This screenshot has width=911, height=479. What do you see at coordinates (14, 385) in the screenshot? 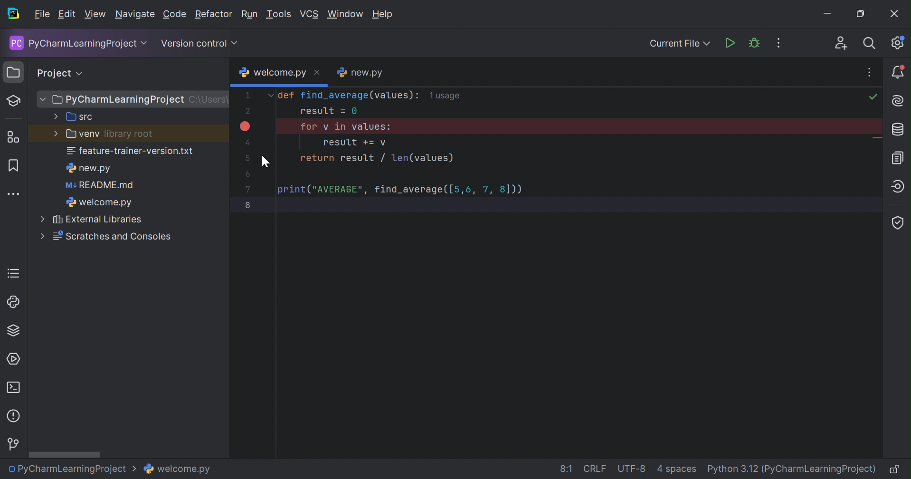
I see `Terminal` at bounding box center [14, 385].